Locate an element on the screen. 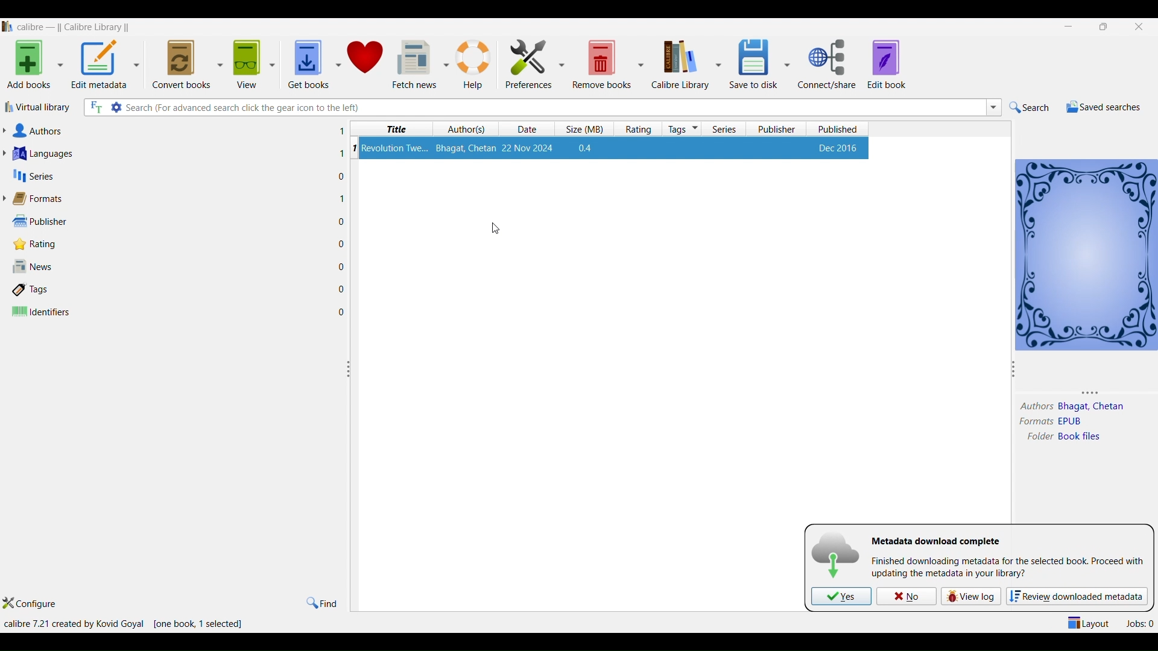  folder name is located at coordinates (1081, 439).